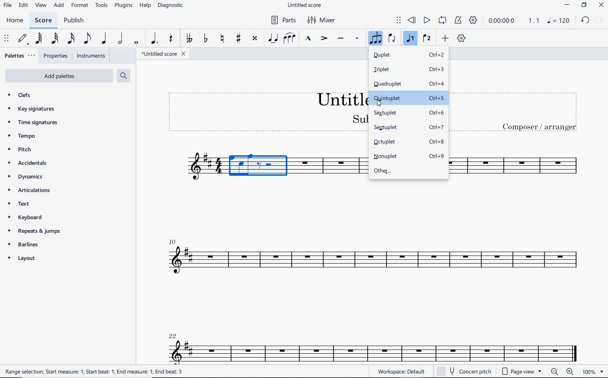  What do you see at coordinates (409, 114) in the screenshot?
I see `sextuplet` at bounding box center [409, 114].